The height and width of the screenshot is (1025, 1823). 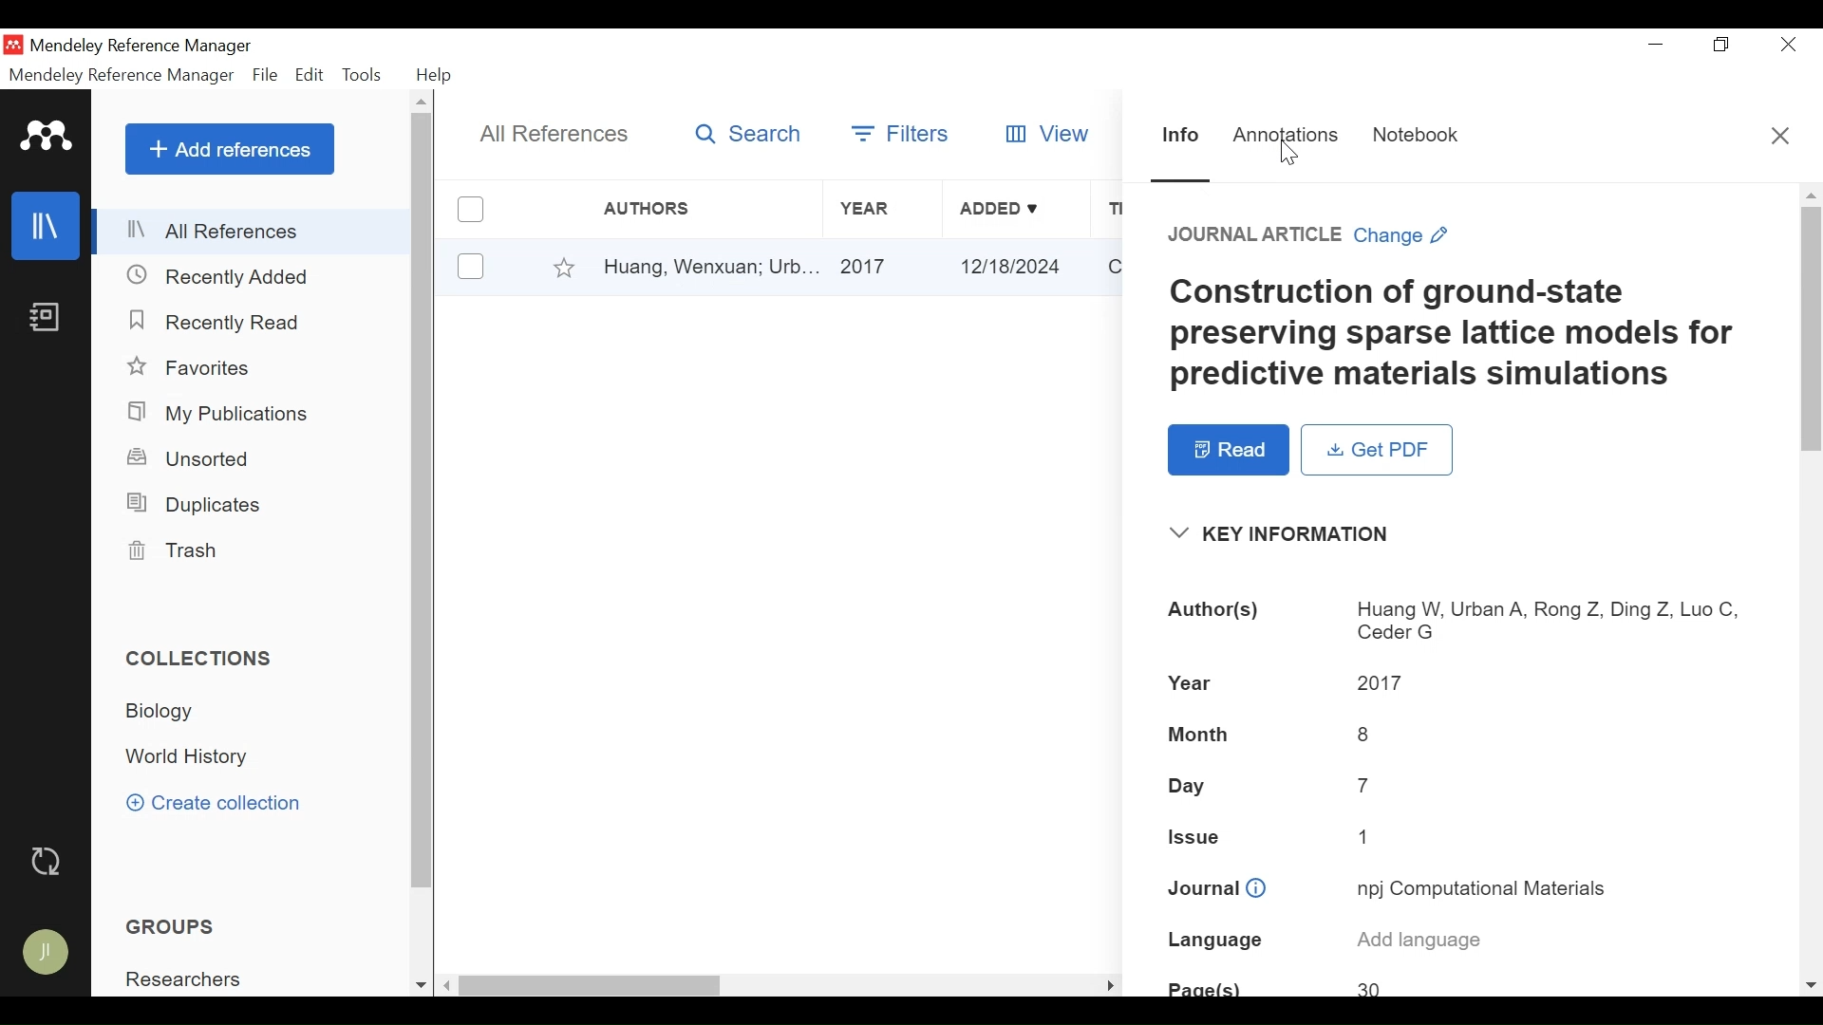 What do you see at coordinates (1812, 984) in the screenshot?
I see `Scroll down` at bounding box center [1812, 984].